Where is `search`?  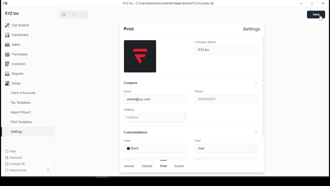 search is located at coordinates (63, 14).